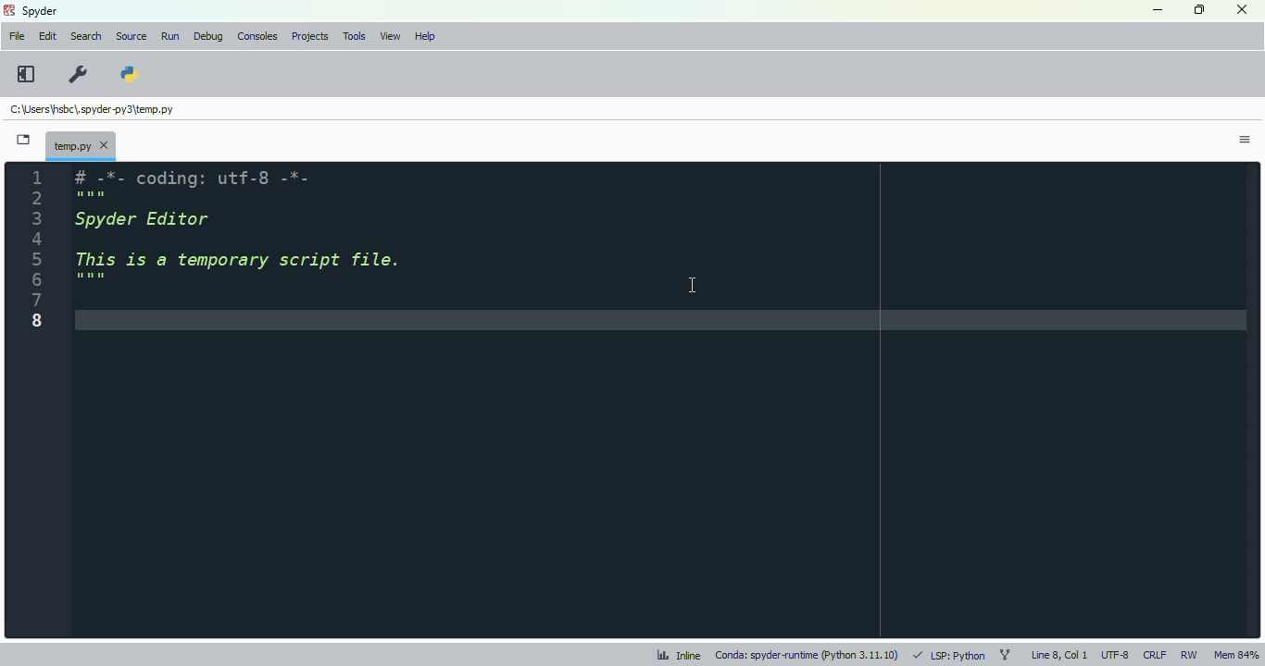 This screenshot has width=1265, height=666. Describe the element at coordinates (87, 36) in the screenshot. I see `search` at that location.